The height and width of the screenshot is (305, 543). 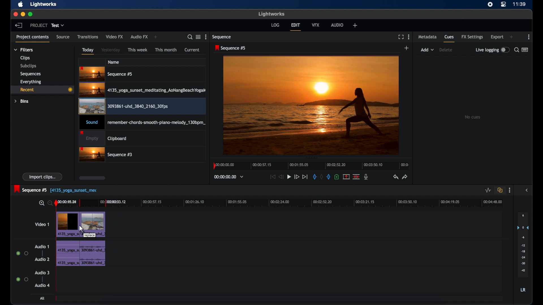 I want to click on radio buttons, so click(x=22, y=253).